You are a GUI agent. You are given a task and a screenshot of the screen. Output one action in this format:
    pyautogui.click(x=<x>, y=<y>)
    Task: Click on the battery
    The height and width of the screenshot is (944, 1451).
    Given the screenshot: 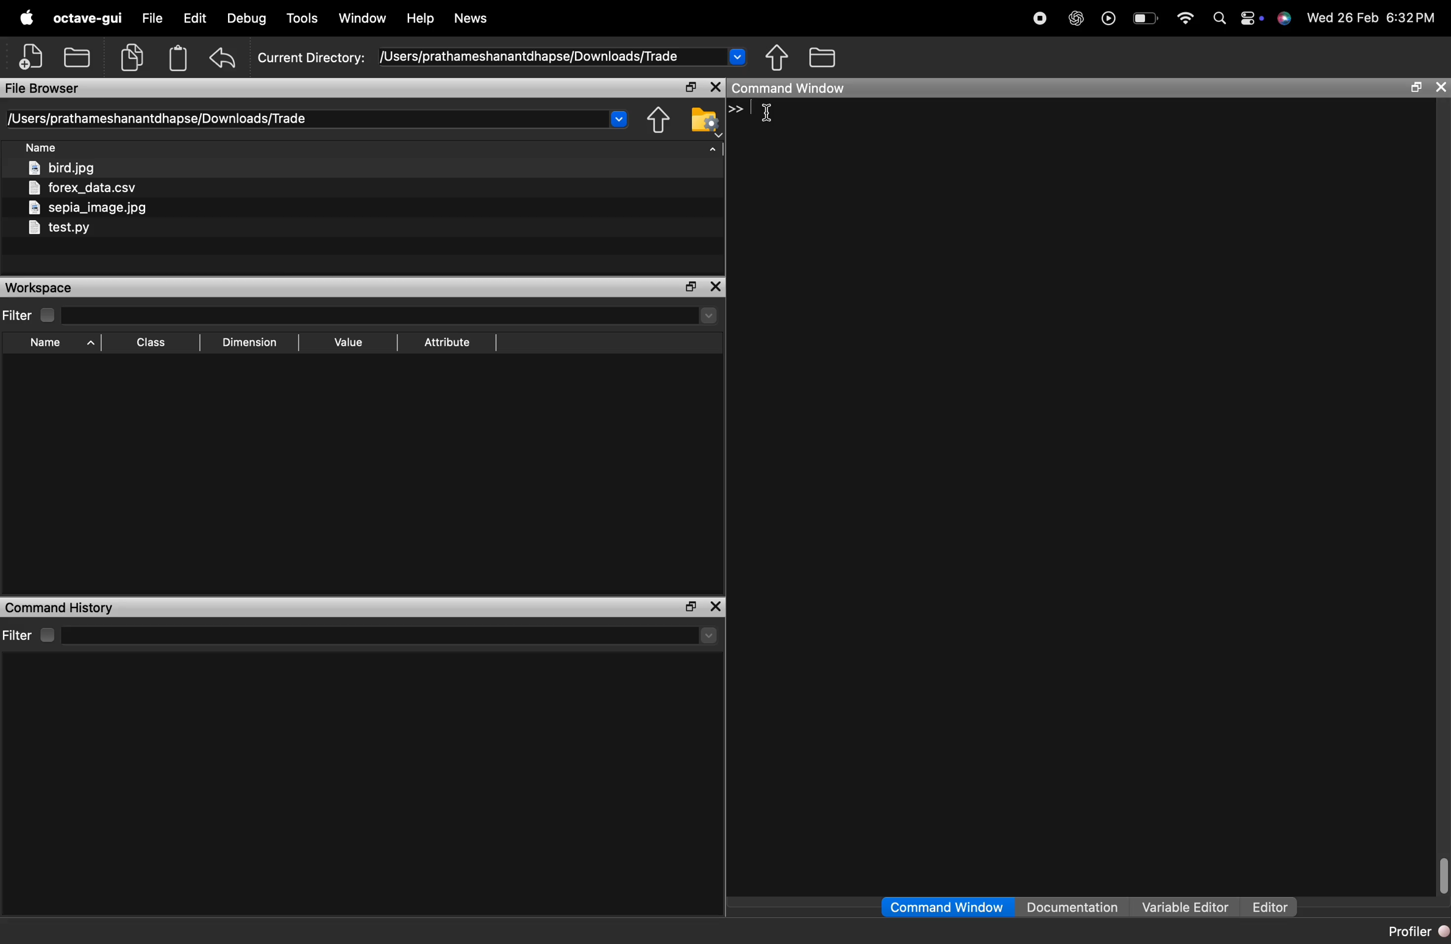 What is the action you would take?
    pyautogui.click(x=1146, y=20)
    